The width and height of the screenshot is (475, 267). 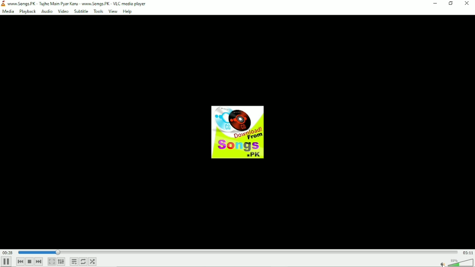 I want to click on Media, so click(x=8, y=11).